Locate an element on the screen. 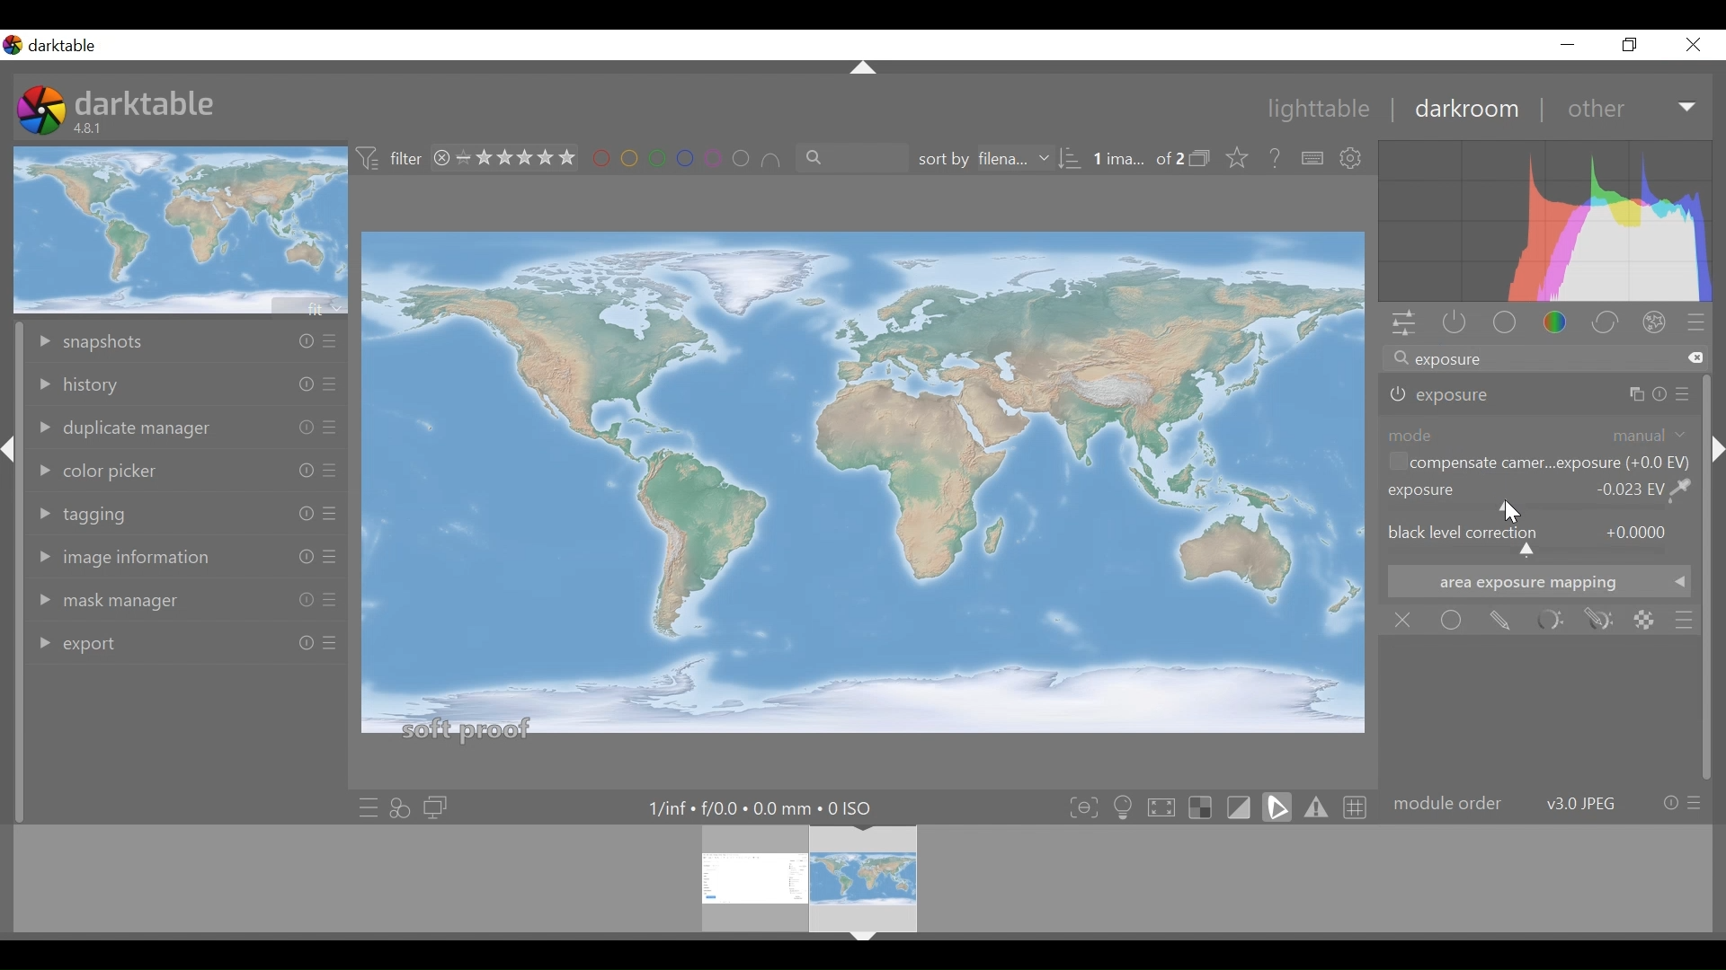 The height and width of the screenshot is (970, 1726). color is located at coordinates (1561, 324).